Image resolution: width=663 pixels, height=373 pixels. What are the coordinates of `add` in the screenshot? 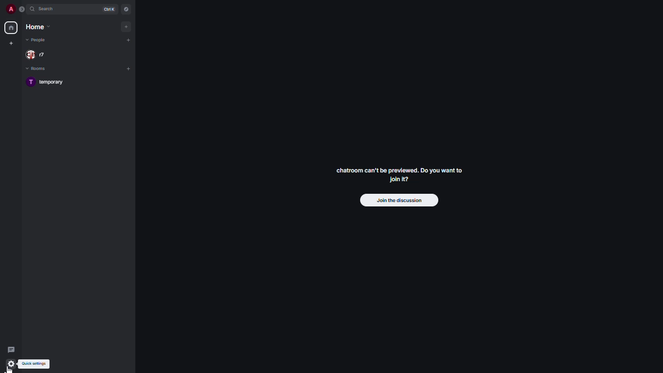 It's located at (130, 68).